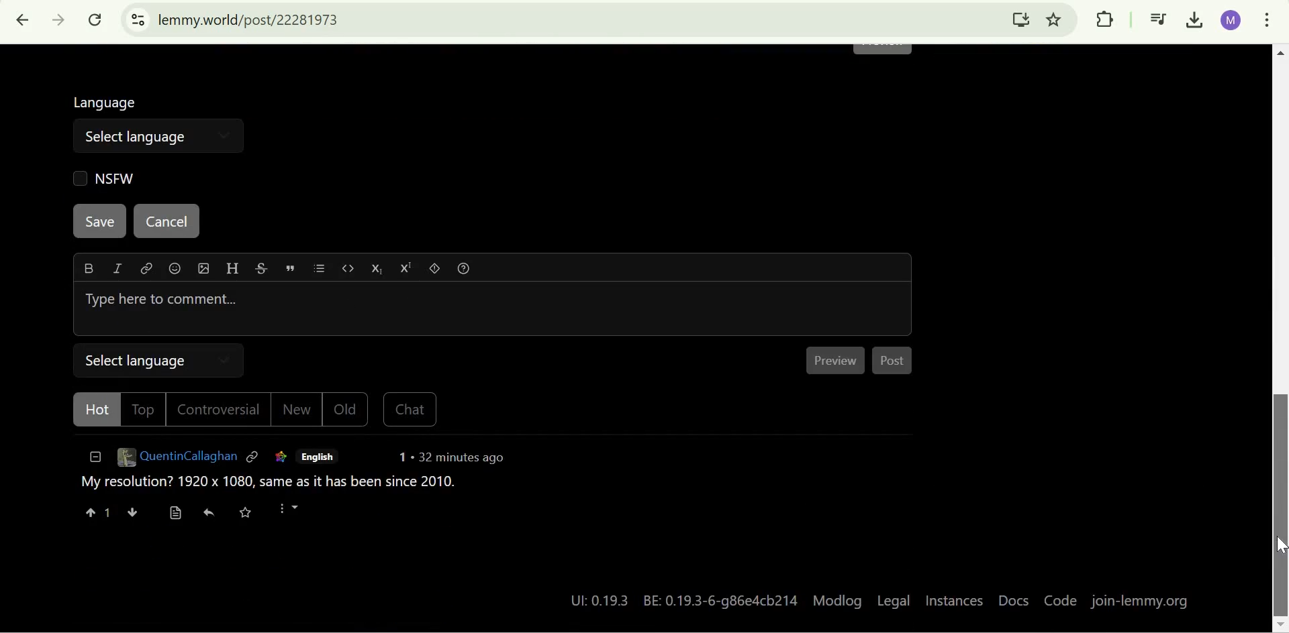 This screenshot has height=633, width=1289. What do you see at coordinates (23, 20) in the screenshot?
I see `Click to go back, hold to see history` at bounding box center [23, 20].